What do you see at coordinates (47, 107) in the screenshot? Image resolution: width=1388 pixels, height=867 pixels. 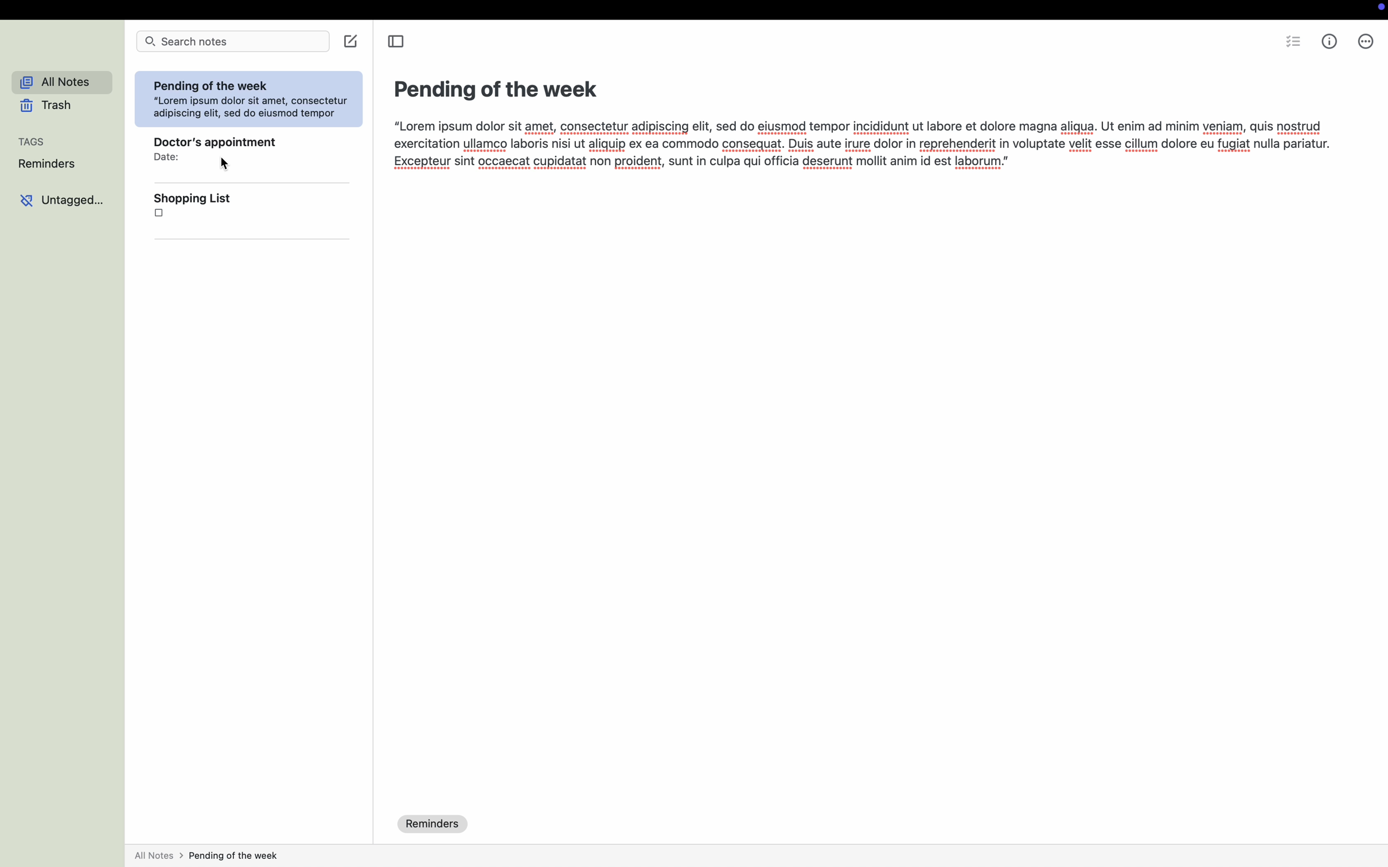 I see `trash` at bounding box center [47, 107].